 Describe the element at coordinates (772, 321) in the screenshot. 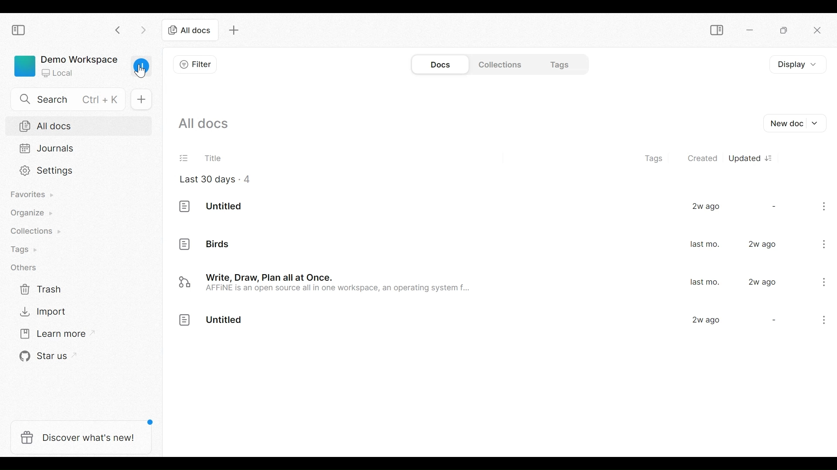

I see `-` at that location.